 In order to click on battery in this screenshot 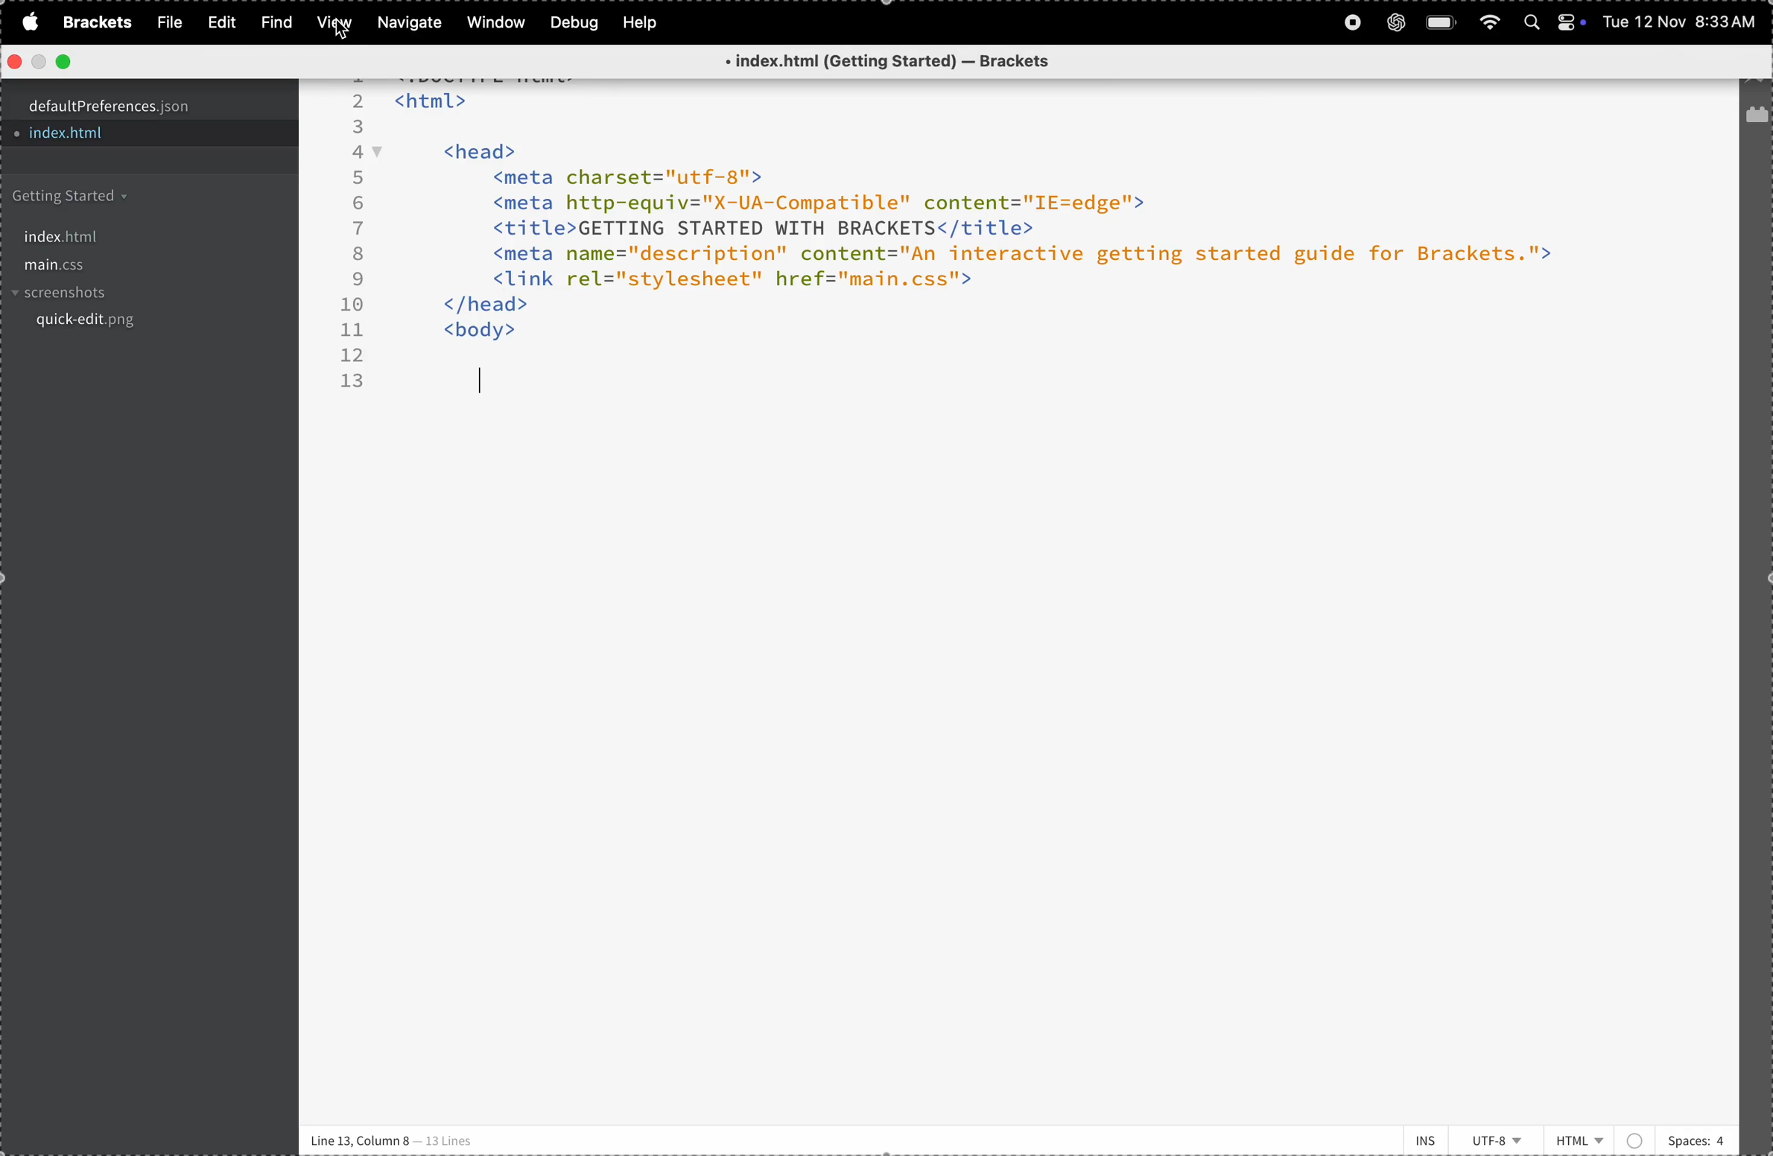, I will do `click(1442, 22)`.